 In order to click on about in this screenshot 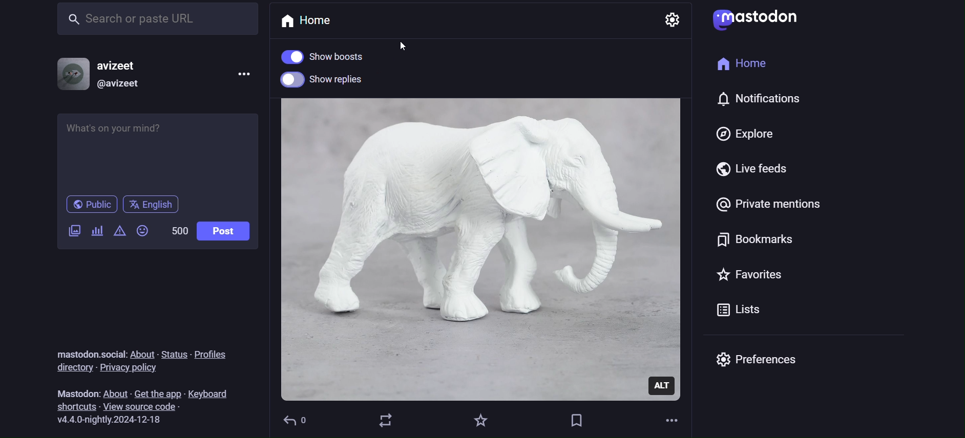, I will do `click(141, 354)`.